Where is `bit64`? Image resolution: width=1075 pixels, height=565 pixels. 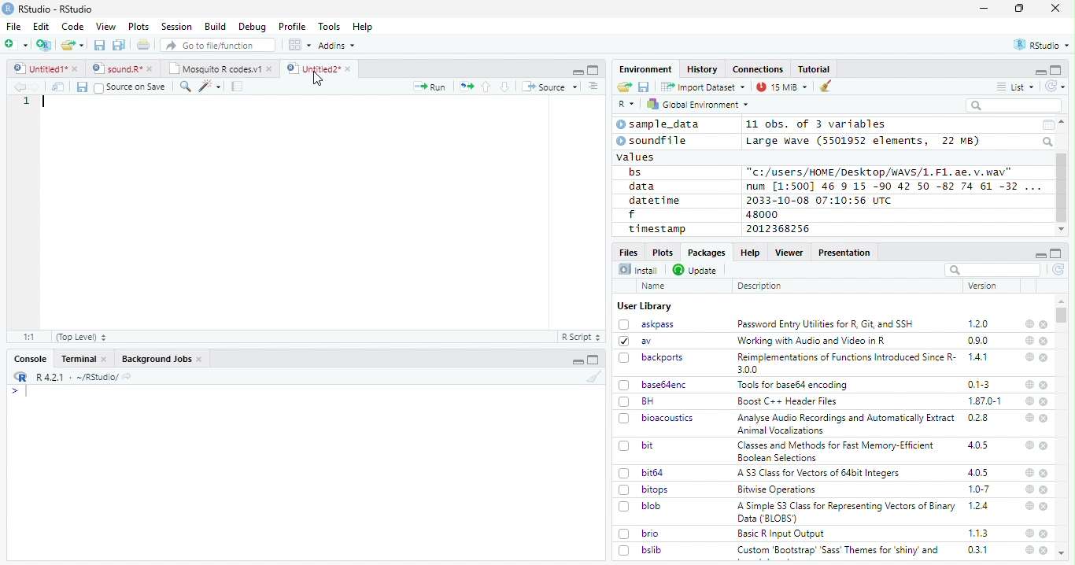
bit64 is located at coordinates (641, 473).